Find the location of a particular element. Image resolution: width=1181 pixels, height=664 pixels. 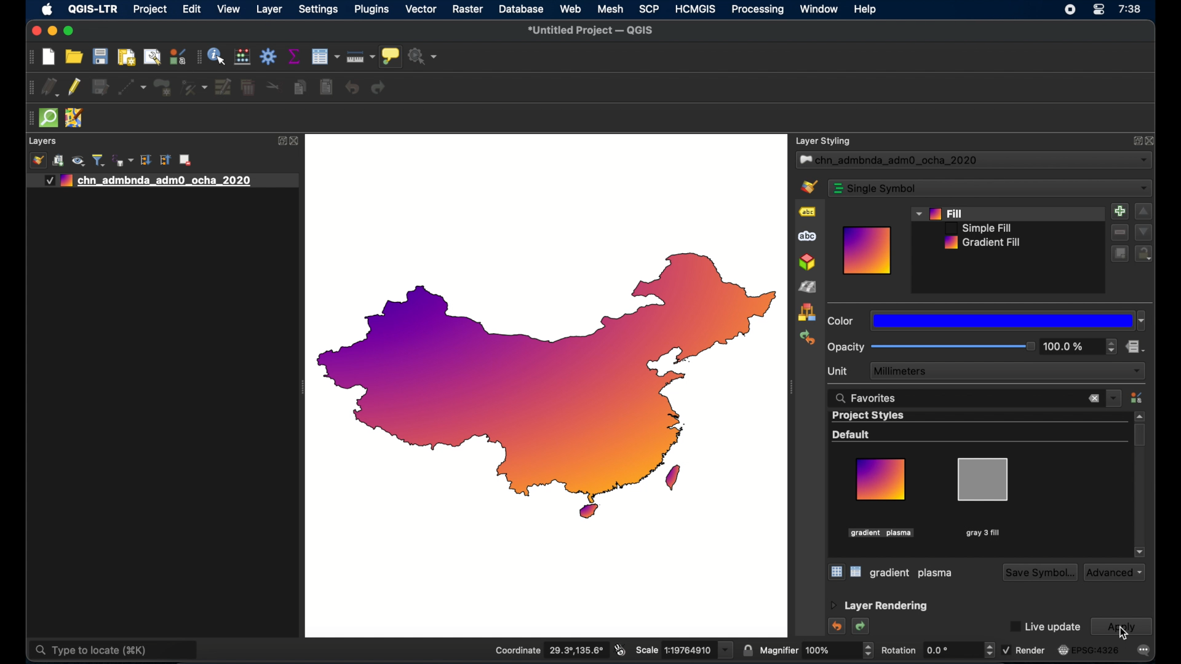

gradient fill is located at coordinates (984, 243).